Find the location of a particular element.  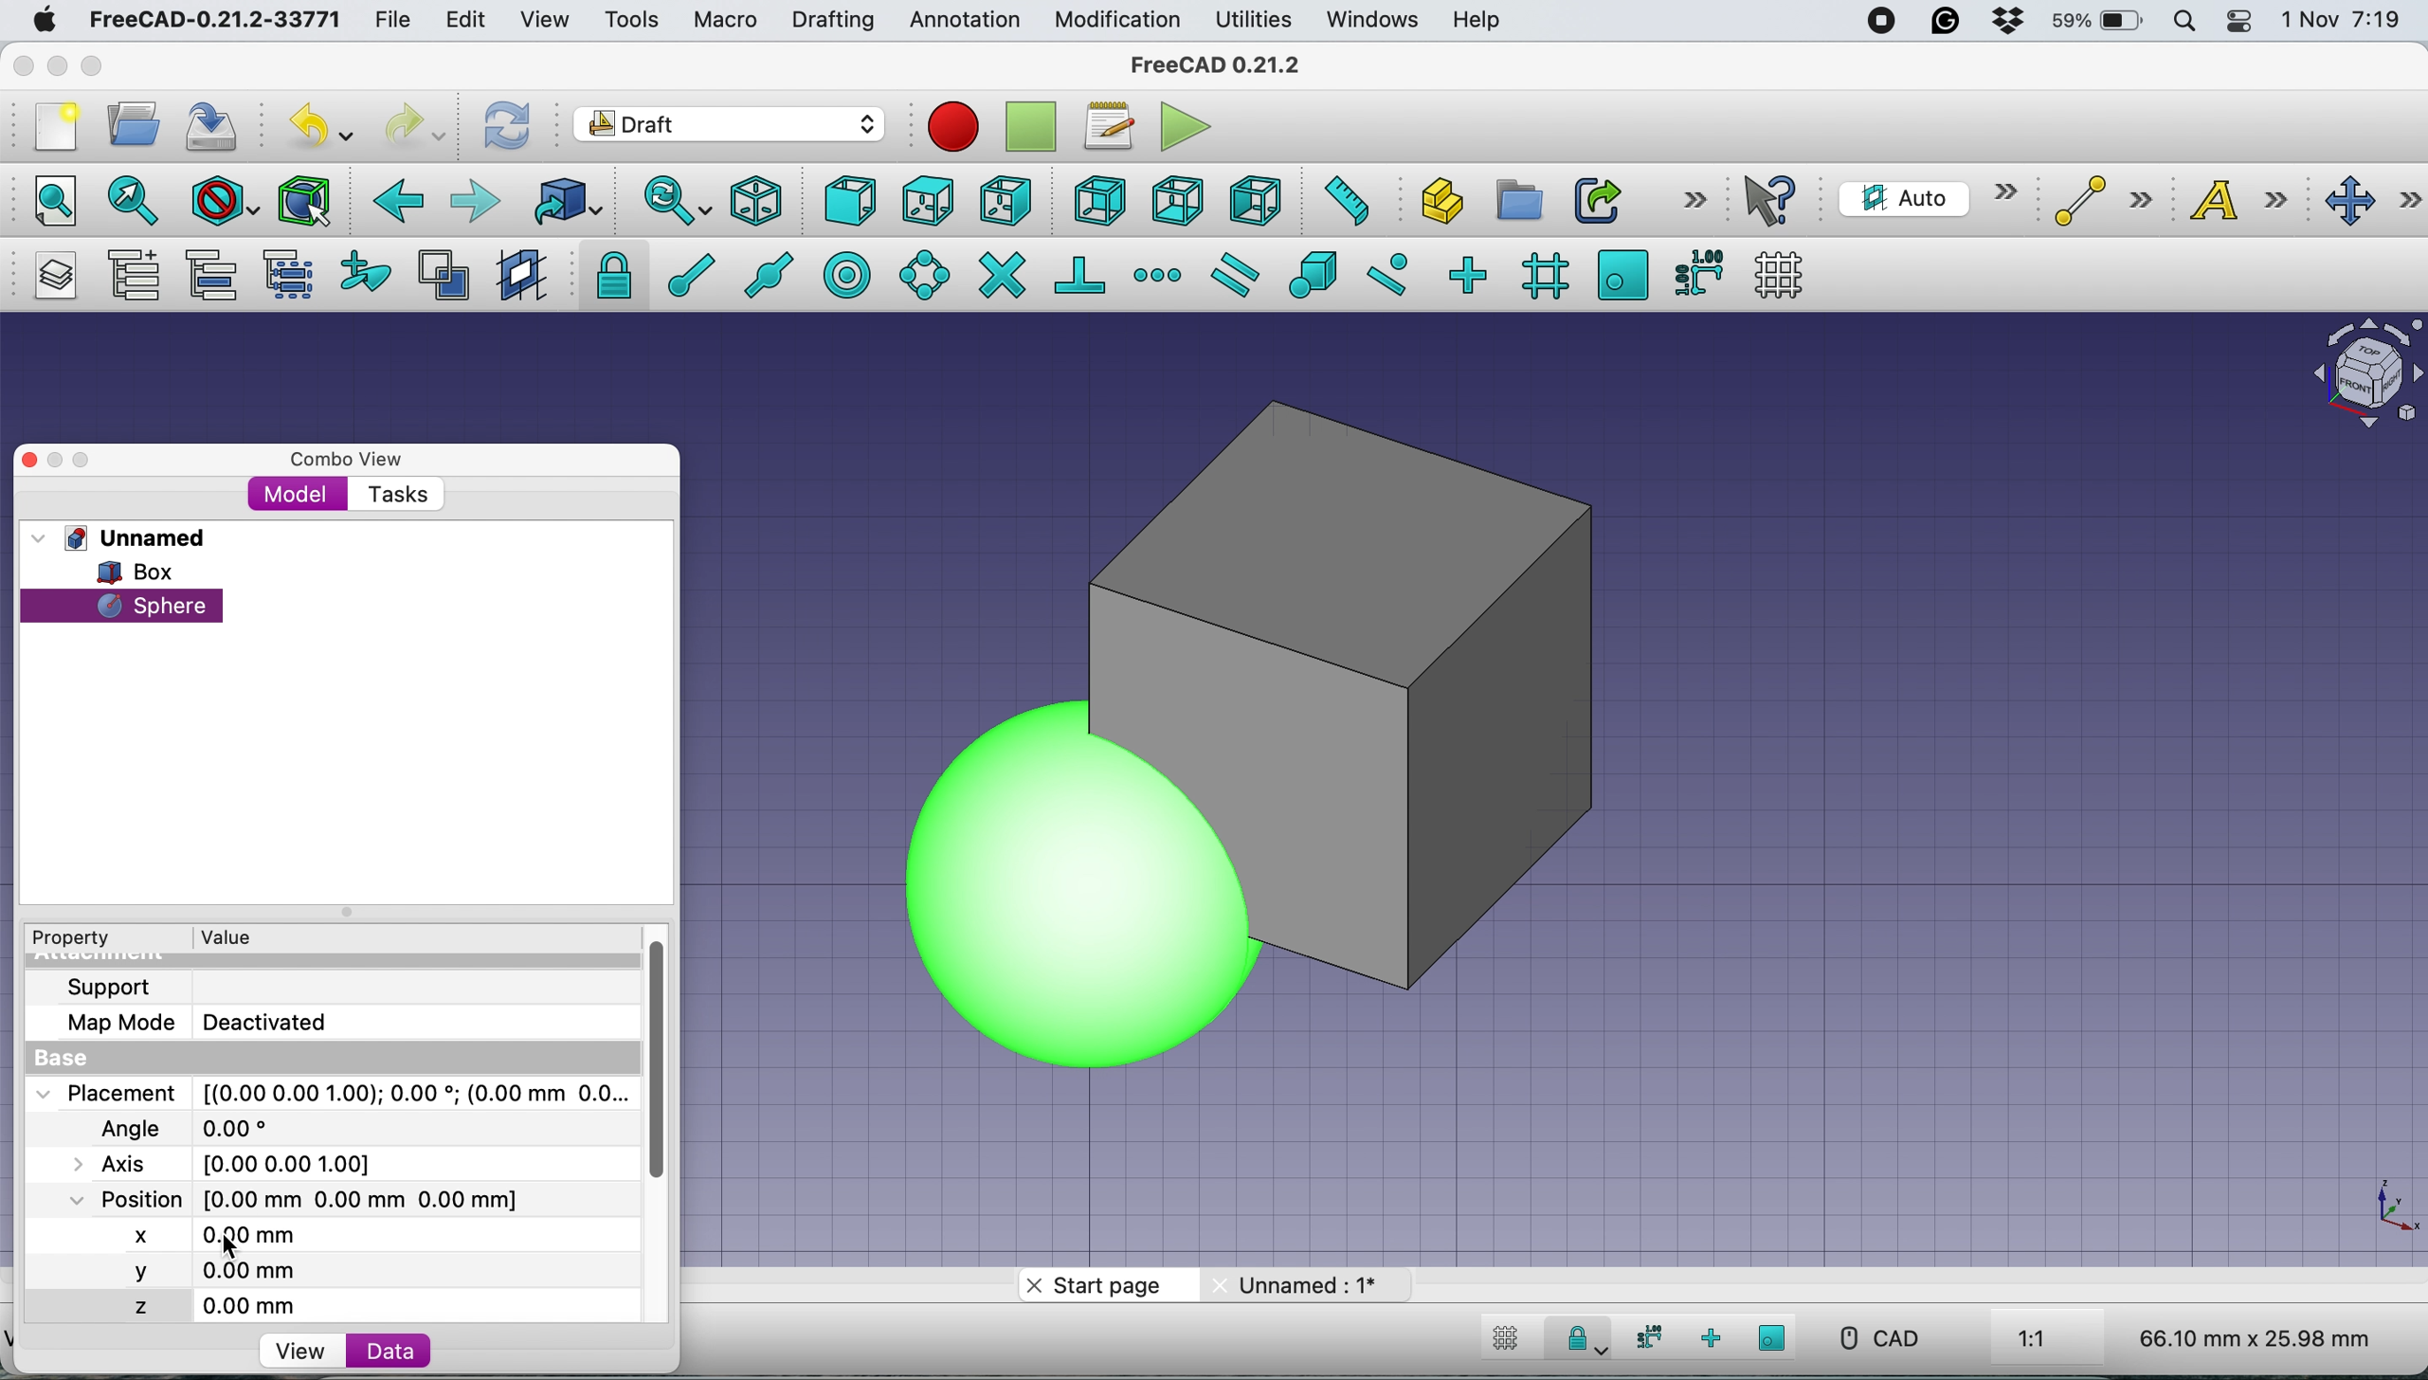

sphere selected is located at coordinates (122, 601).